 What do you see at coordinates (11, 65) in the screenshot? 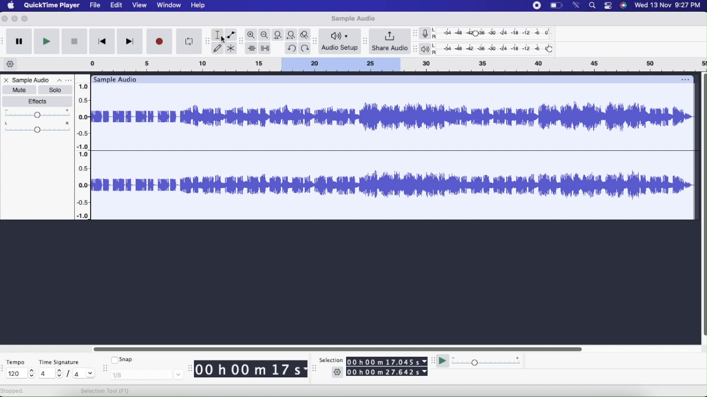
I see `Timeline Options` at bounding box center [11, 65].